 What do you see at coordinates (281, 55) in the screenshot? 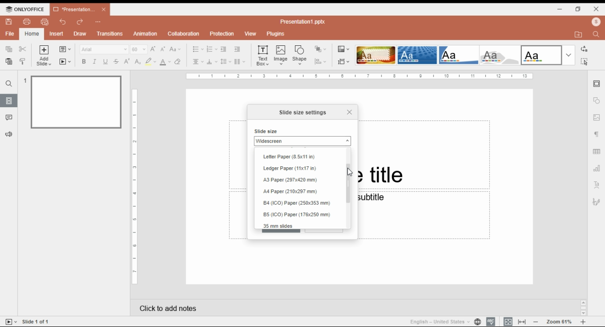
I see `insert image` at bounding box center [281, 55].